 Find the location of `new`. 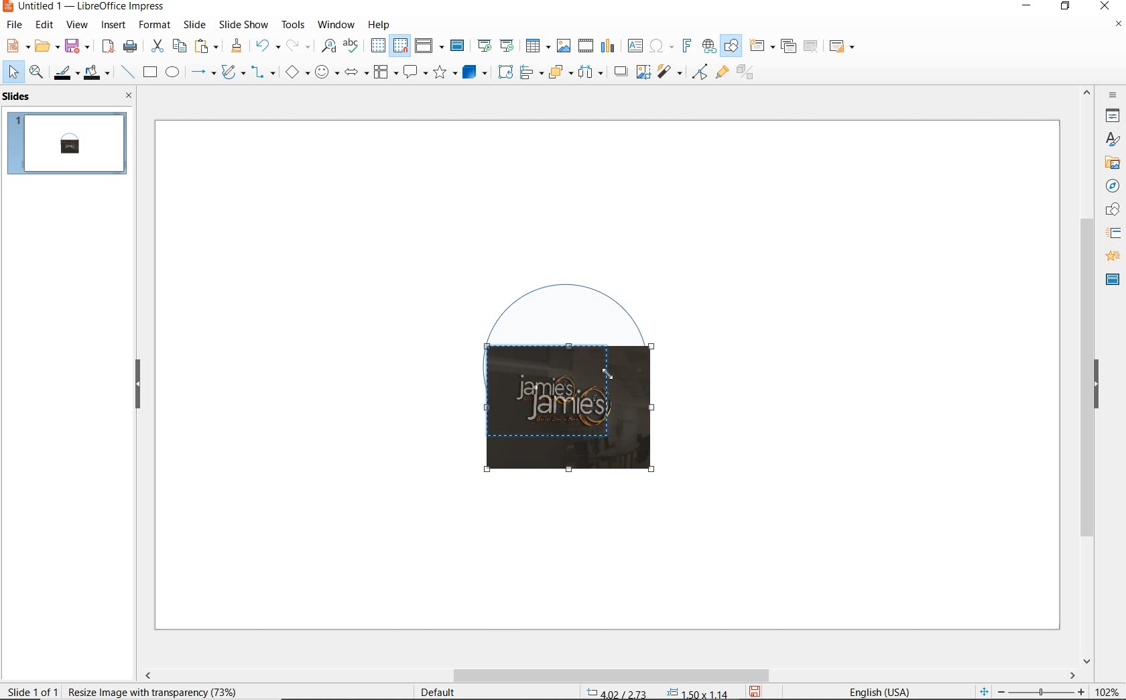

new is located at coordinates (16, 45).